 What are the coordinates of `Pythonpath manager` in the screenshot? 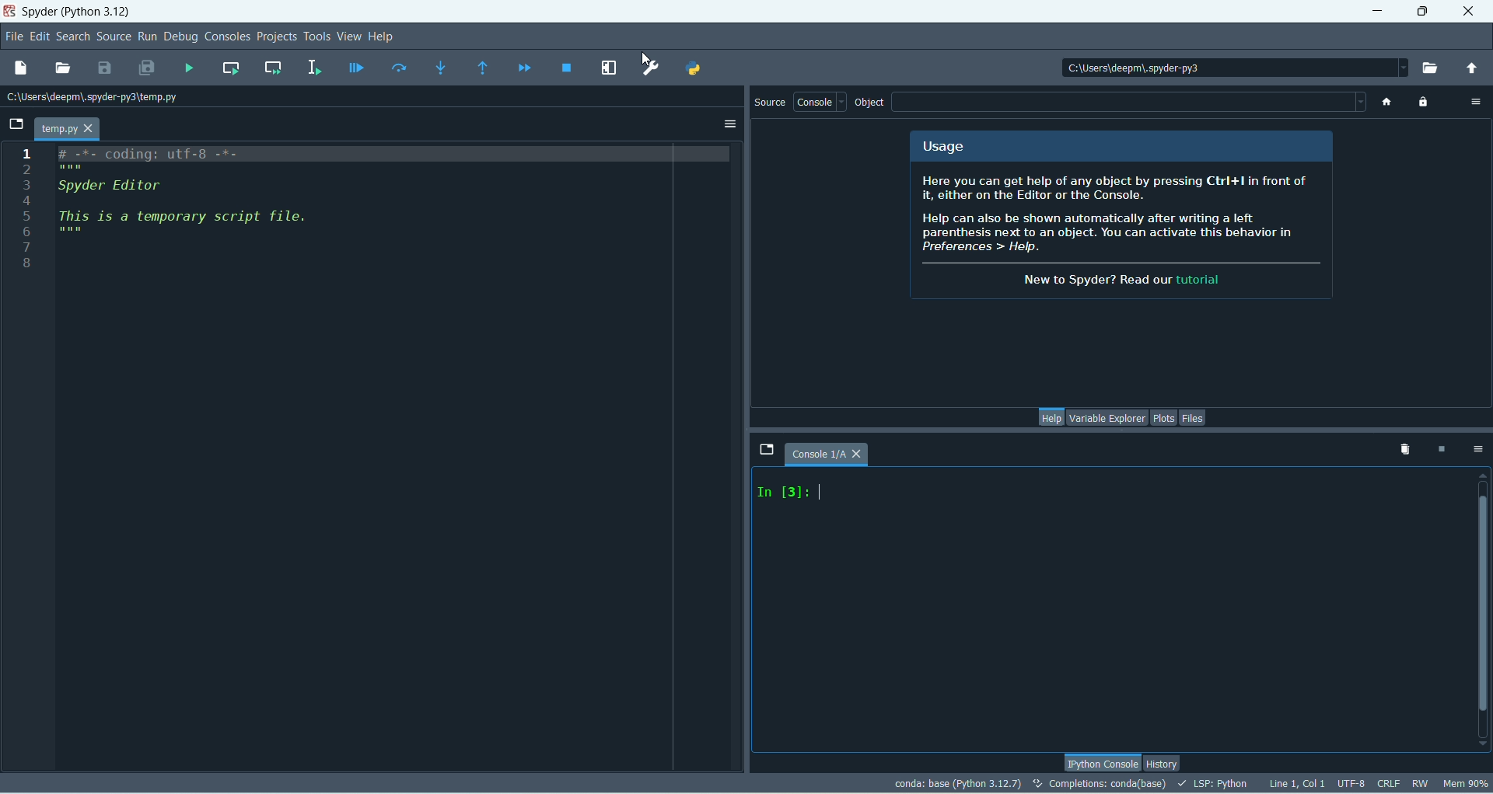 It's located at (693, 69).